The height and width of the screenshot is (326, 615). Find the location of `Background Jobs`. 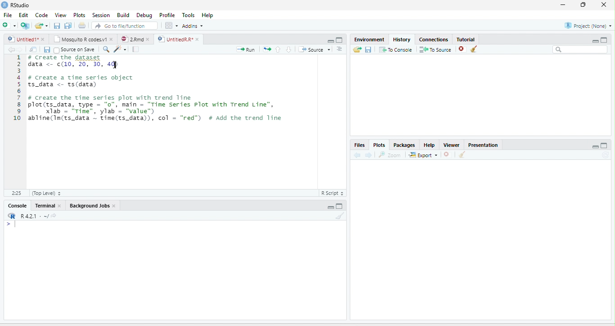

Background Jobs is located at coordinates (89, 206).